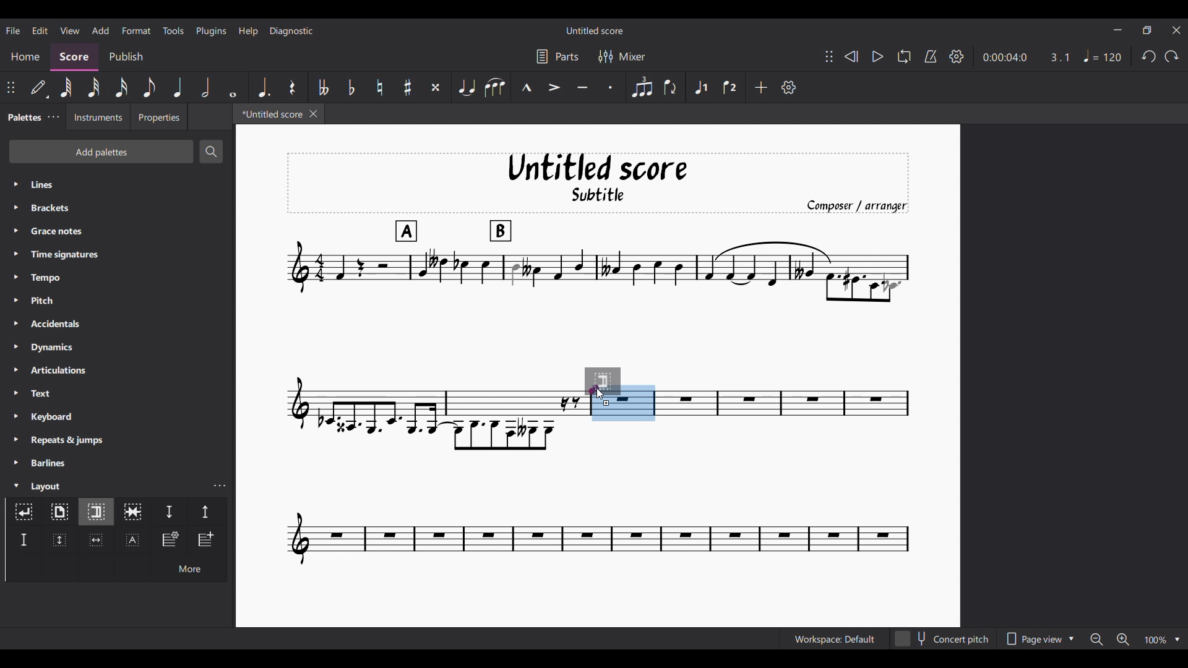 The width and height of the screenshot is (1188, 668). I want to click on Staff spacer down, so click(169, 512).